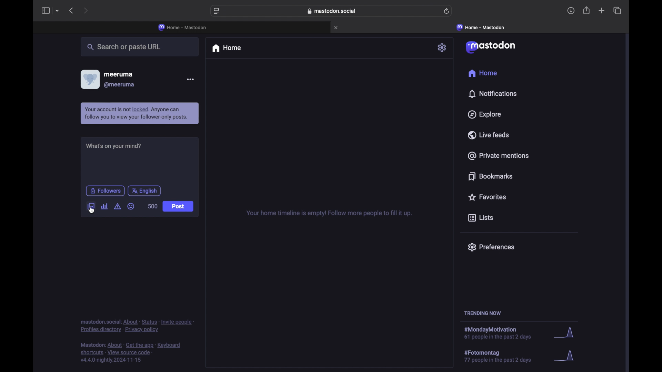 This screenshot has width=662, height=372. I want to click on @meeruma, so click(120, 85).